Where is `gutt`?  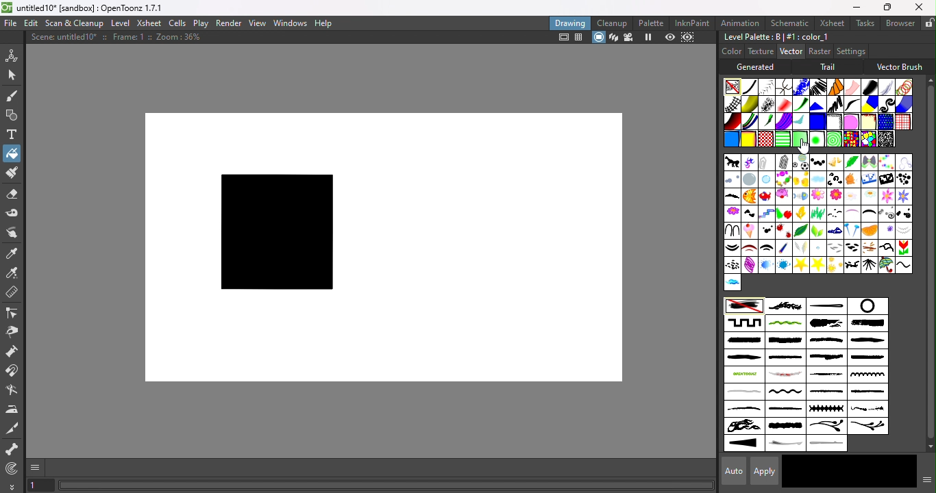
gutt is located at coordinates (835, 213).